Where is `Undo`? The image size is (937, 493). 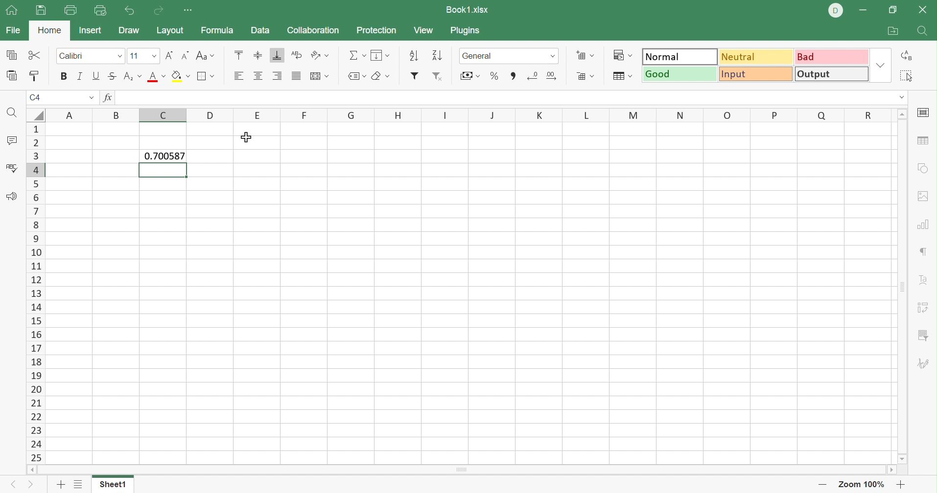
Undo is located at coordinates (132, 12).